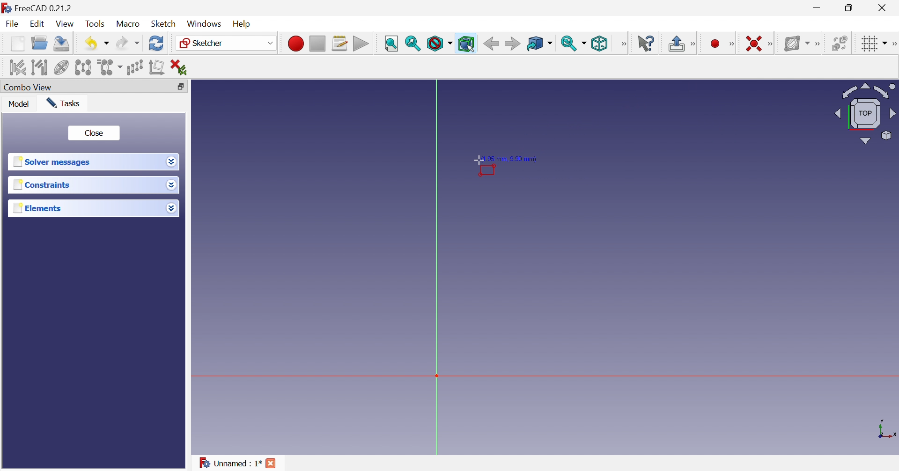  What do you see at coordinates (230, 463) in the screenshot?
I see `Unnamed : 1` at bounding box center [230, 463].